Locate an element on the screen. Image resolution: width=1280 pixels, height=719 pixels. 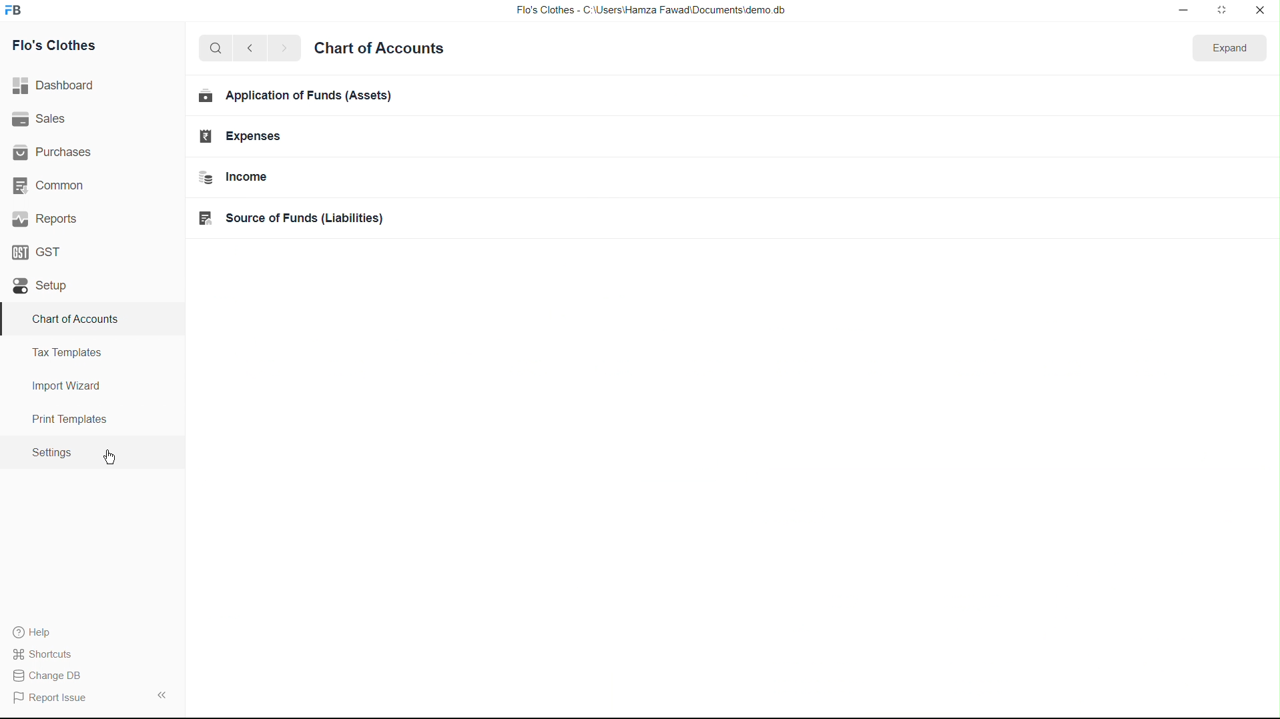
Print Templates is located at coordinates (67, 419).